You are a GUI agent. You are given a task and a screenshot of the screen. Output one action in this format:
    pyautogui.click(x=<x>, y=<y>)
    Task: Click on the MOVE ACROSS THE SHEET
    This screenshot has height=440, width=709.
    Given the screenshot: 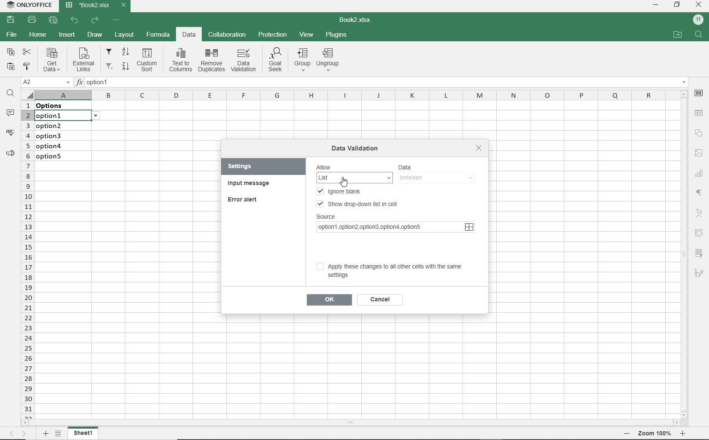 What is the action you would take?
    pyautogui.click(x=18, y=433)
    